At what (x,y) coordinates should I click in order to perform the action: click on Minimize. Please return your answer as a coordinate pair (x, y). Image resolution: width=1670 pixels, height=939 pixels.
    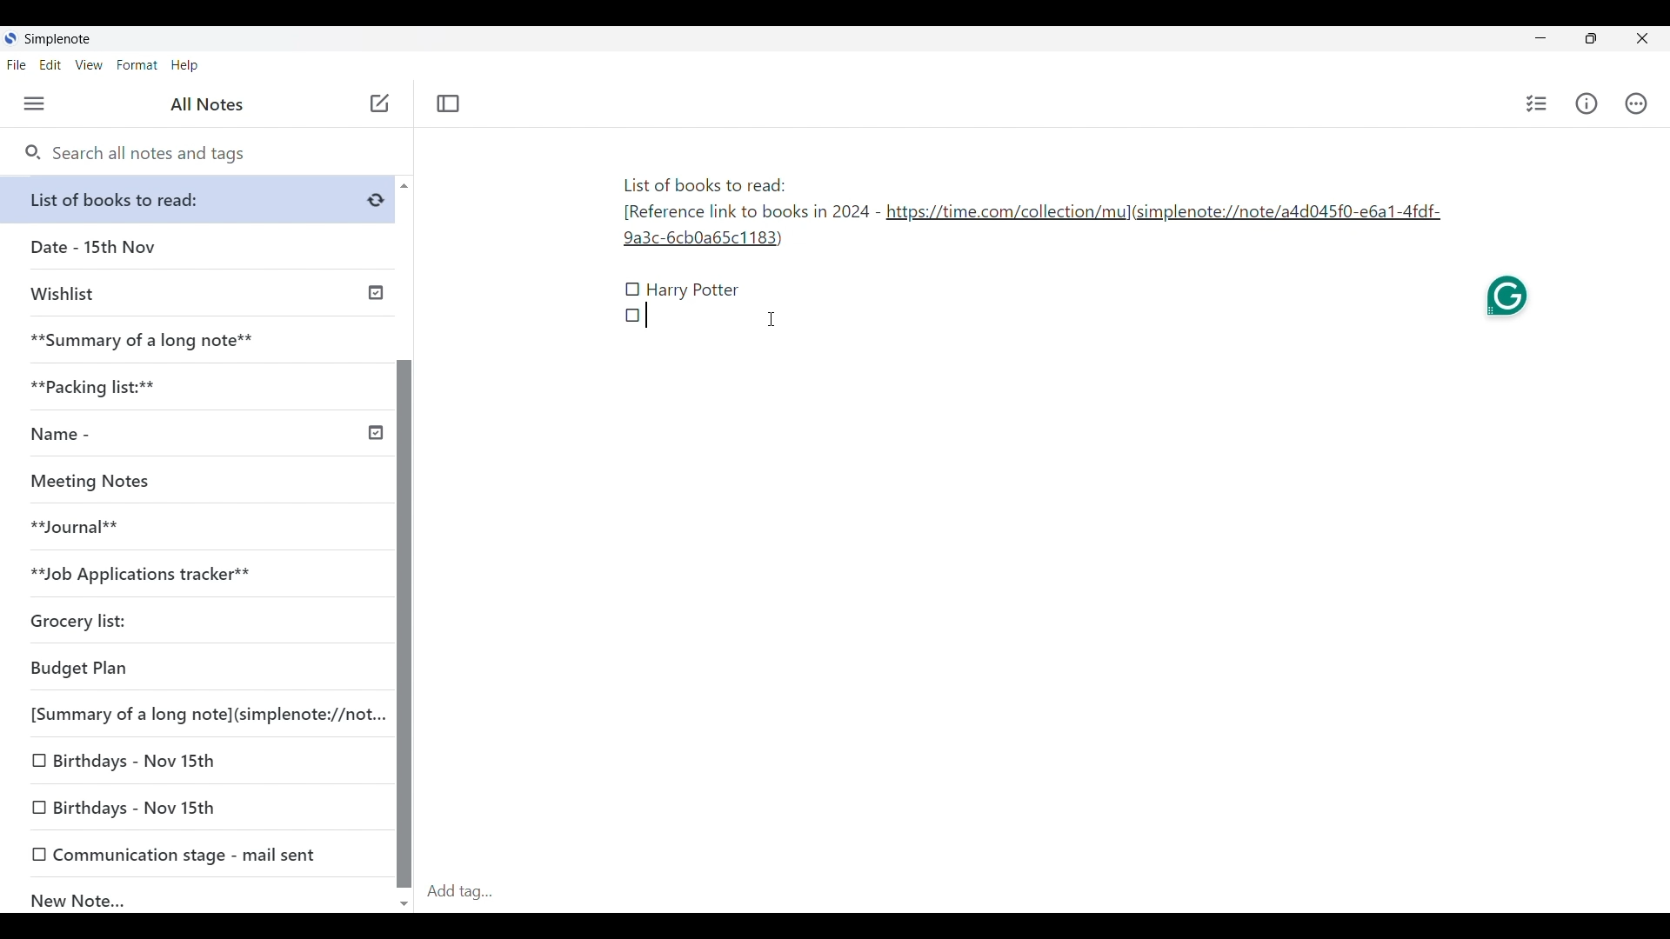
    Looking at the image, I should click on (1537, 37).